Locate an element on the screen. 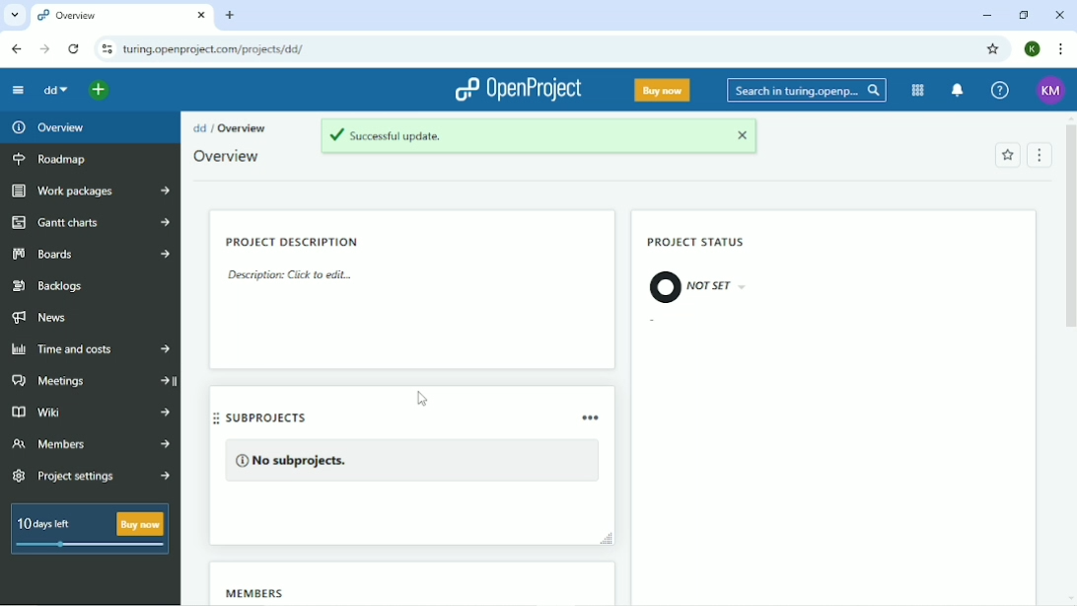  Cursor is located at coordinates (422, 397).